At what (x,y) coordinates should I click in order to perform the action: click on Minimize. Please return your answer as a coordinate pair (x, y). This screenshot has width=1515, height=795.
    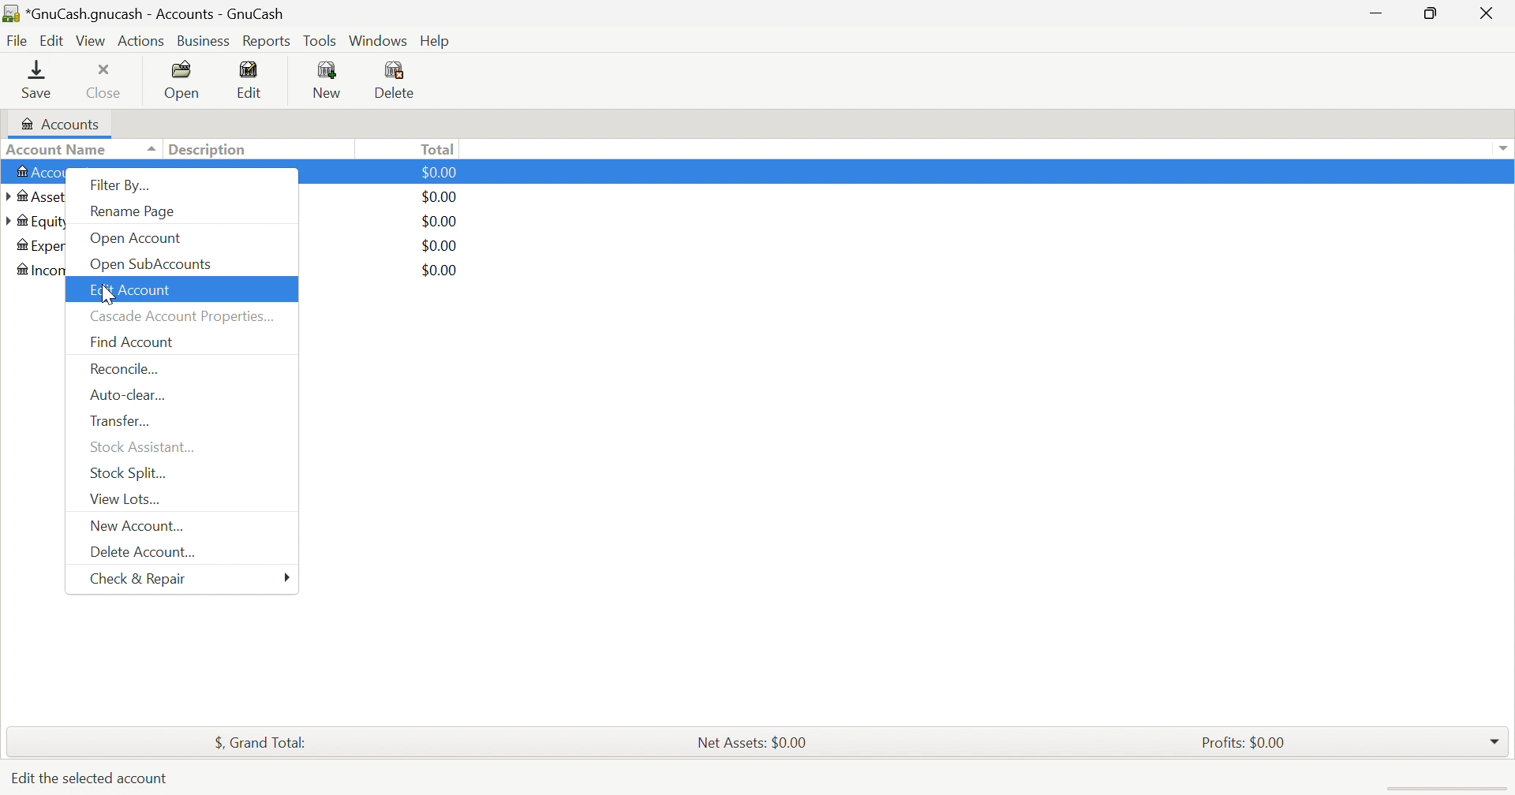
    Looking at the image, I should click on (1375, 13).